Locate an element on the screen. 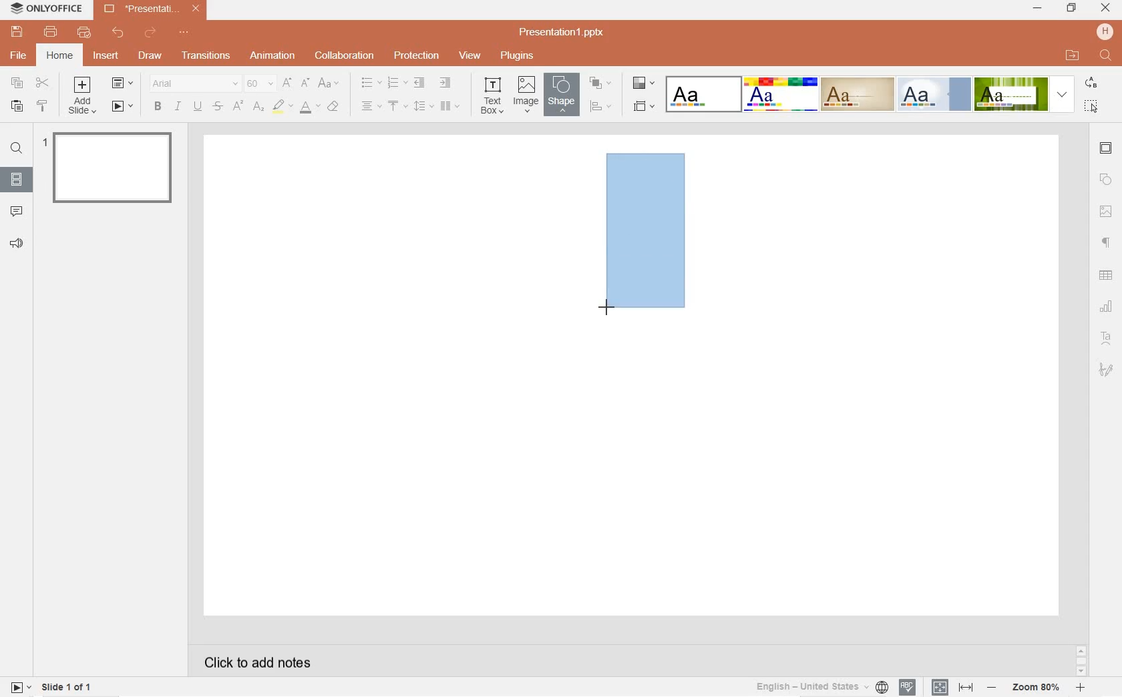 The image size is (1122, 697). protection is located at coordinates (416, 57).